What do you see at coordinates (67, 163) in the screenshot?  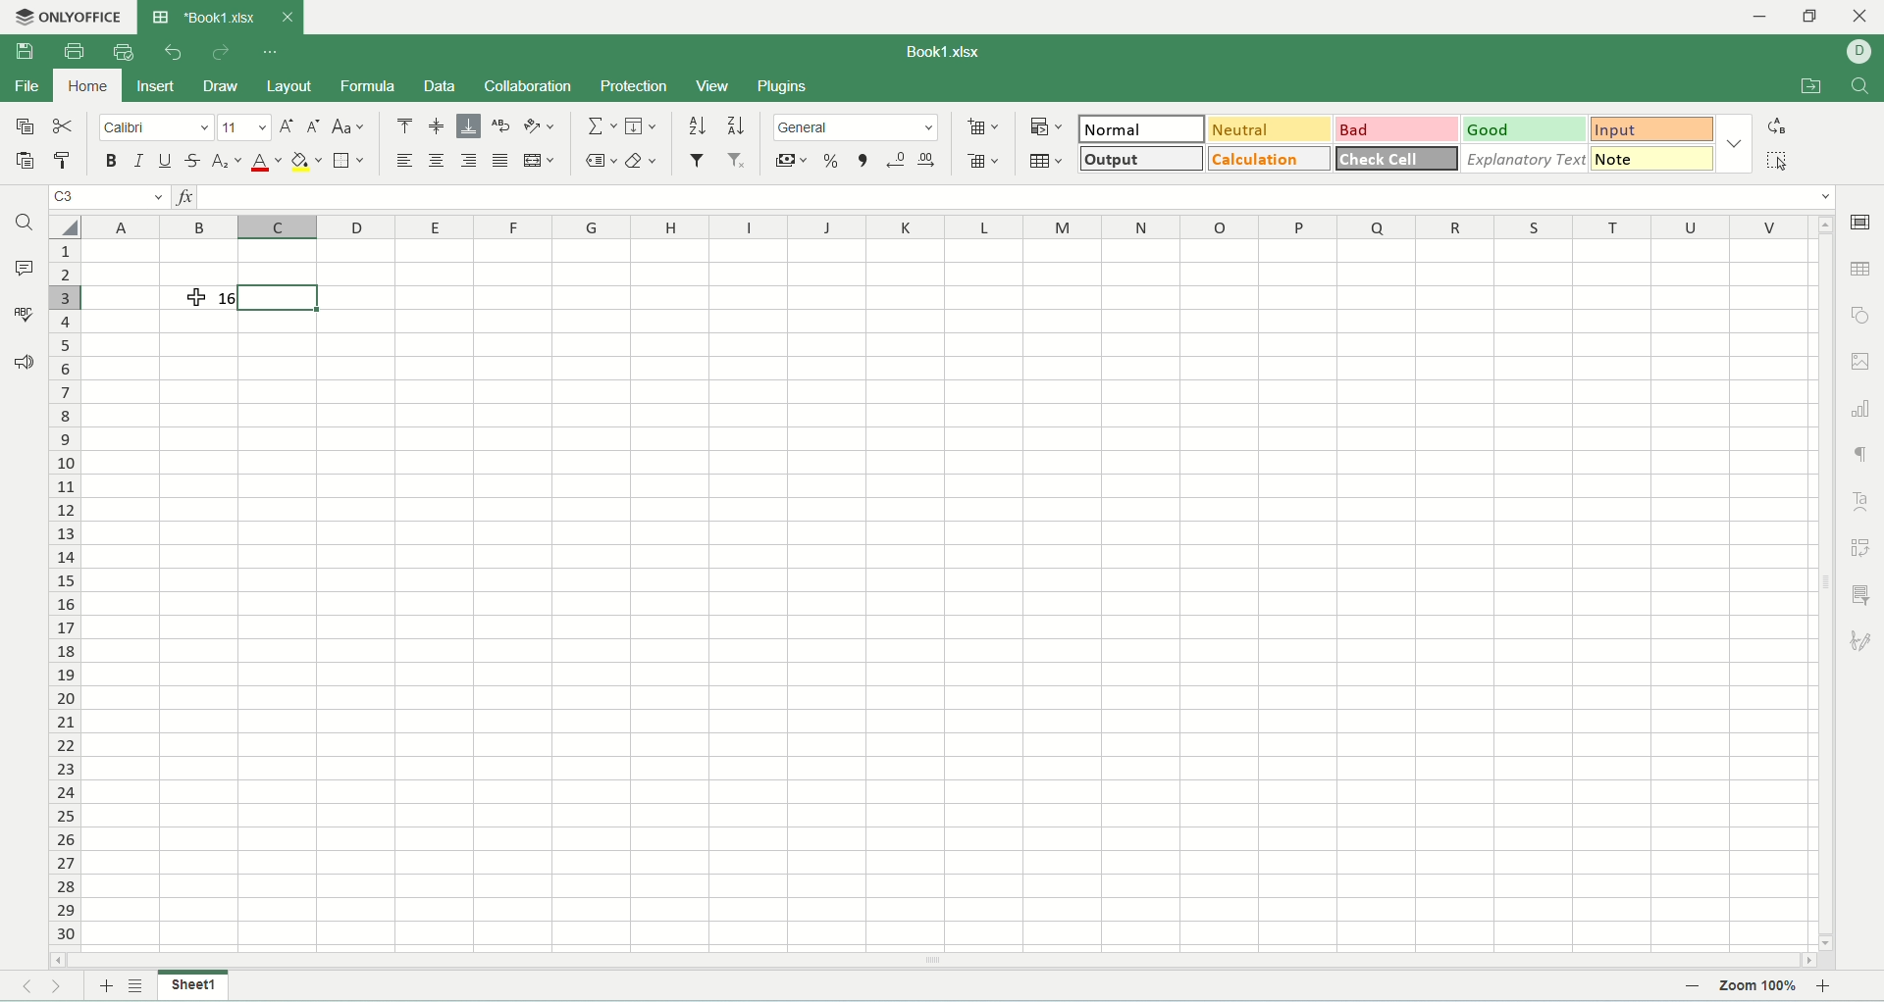 I see `copy style` at bounding box center [67, 163].